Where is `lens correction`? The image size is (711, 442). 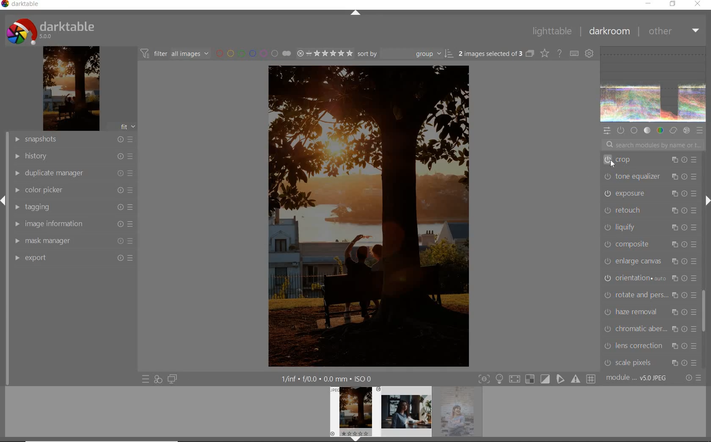
lens correction is located at coordinates (652, 346).